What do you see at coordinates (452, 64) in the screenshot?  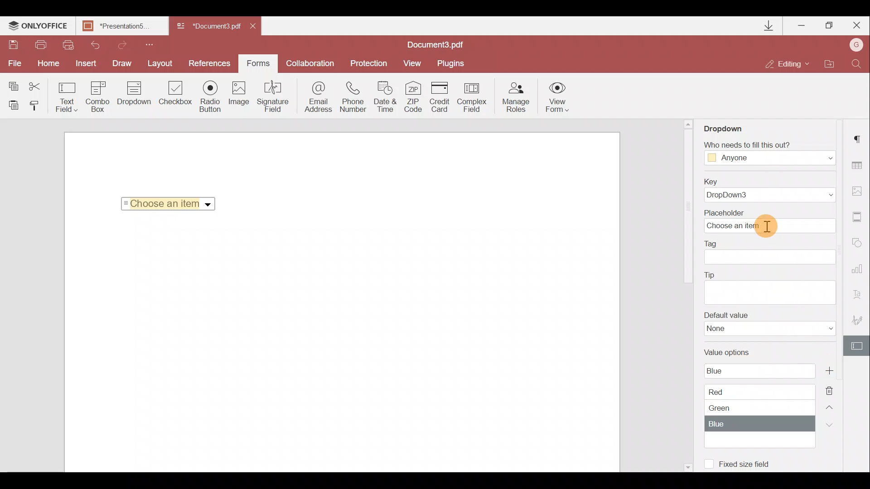 I see `Plugins` at bounding box center [452, 64].